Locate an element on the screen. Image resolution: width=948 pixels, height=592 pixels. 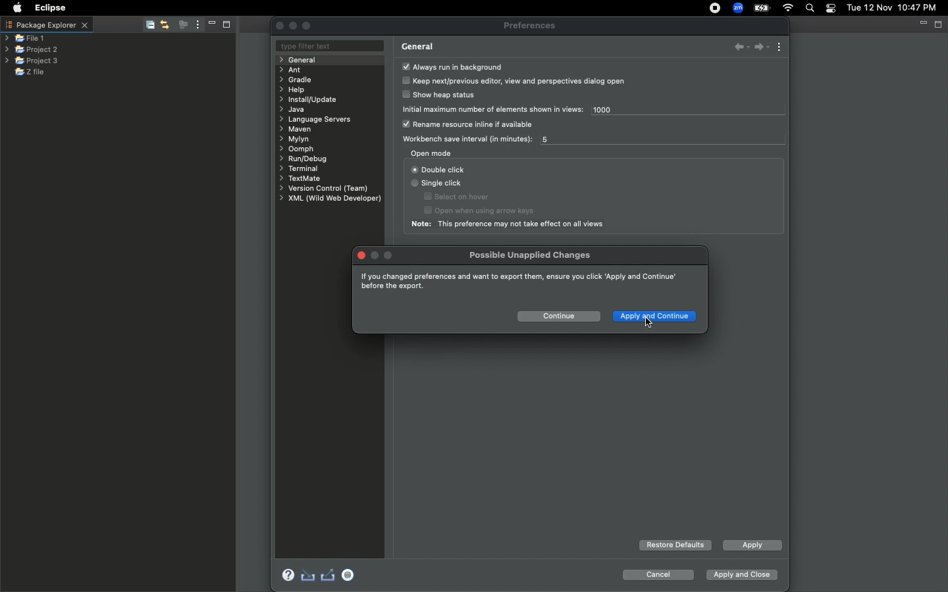
Restore defaults is located at coordinates (675, 545).